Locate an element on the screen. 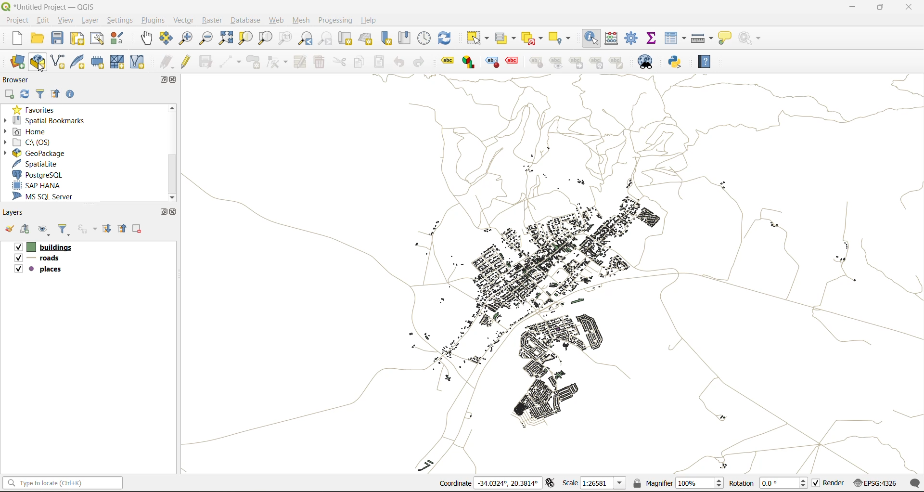 This screenshot has width=924, height=492. cursor is located at coordinates (40, 66).